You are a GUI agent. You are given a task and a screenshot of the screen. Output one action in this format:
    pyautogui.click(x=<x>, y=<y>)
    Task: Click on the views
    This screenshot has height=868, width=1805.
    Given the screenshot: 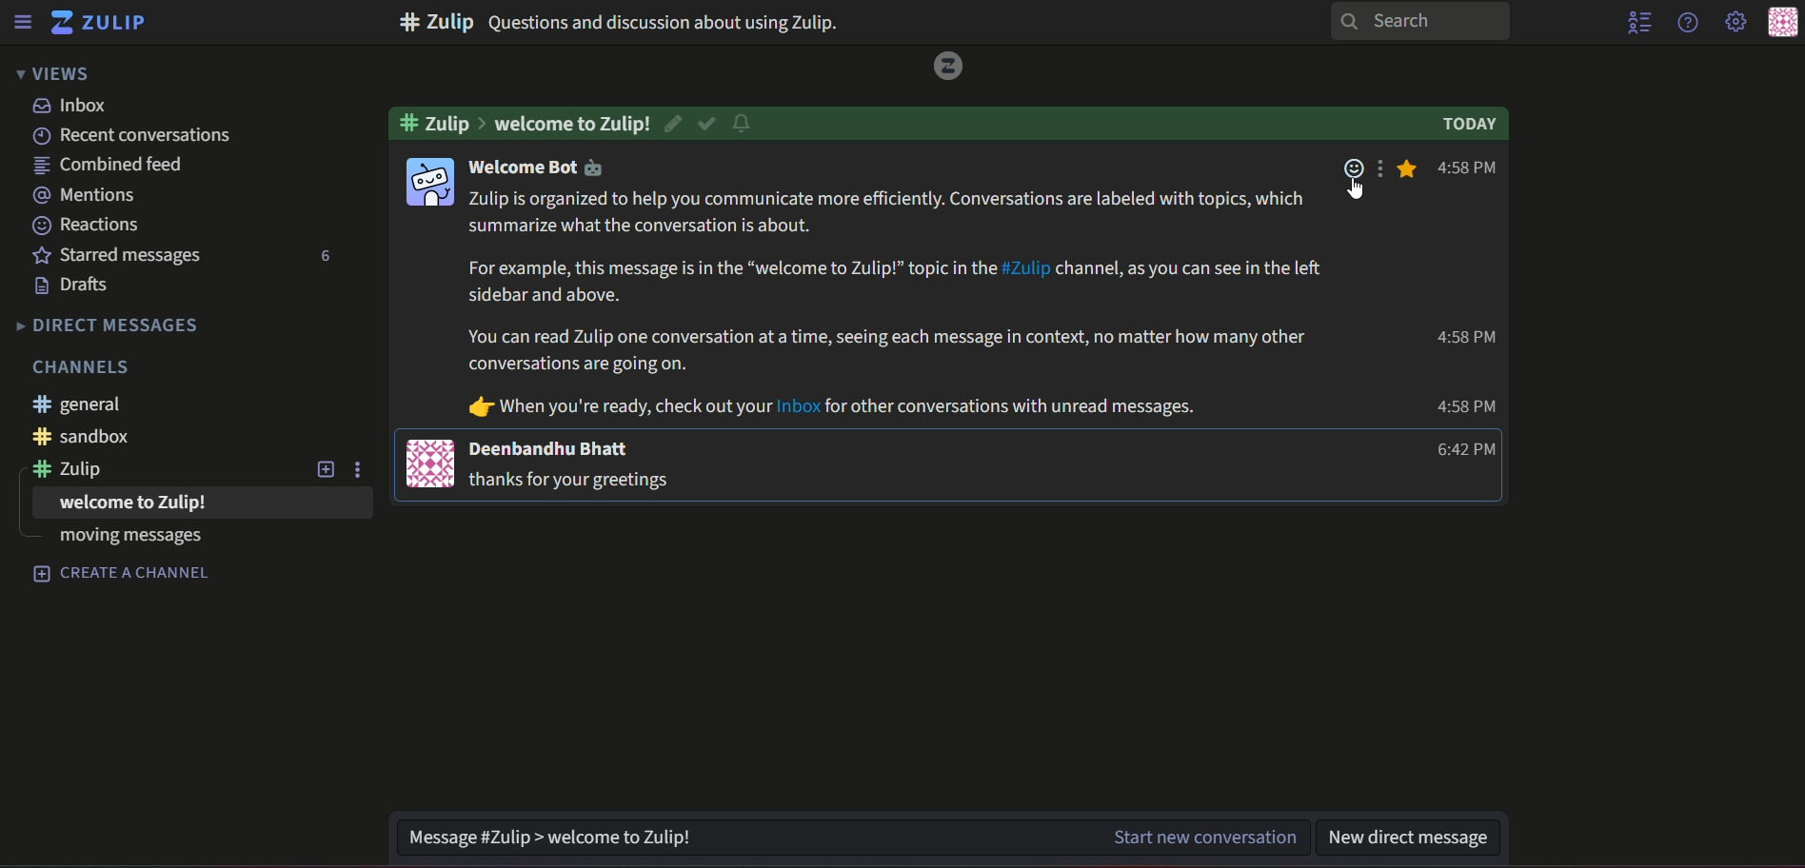 What is the action you would take?
    pyautogui.click(x=57, y=74)
    